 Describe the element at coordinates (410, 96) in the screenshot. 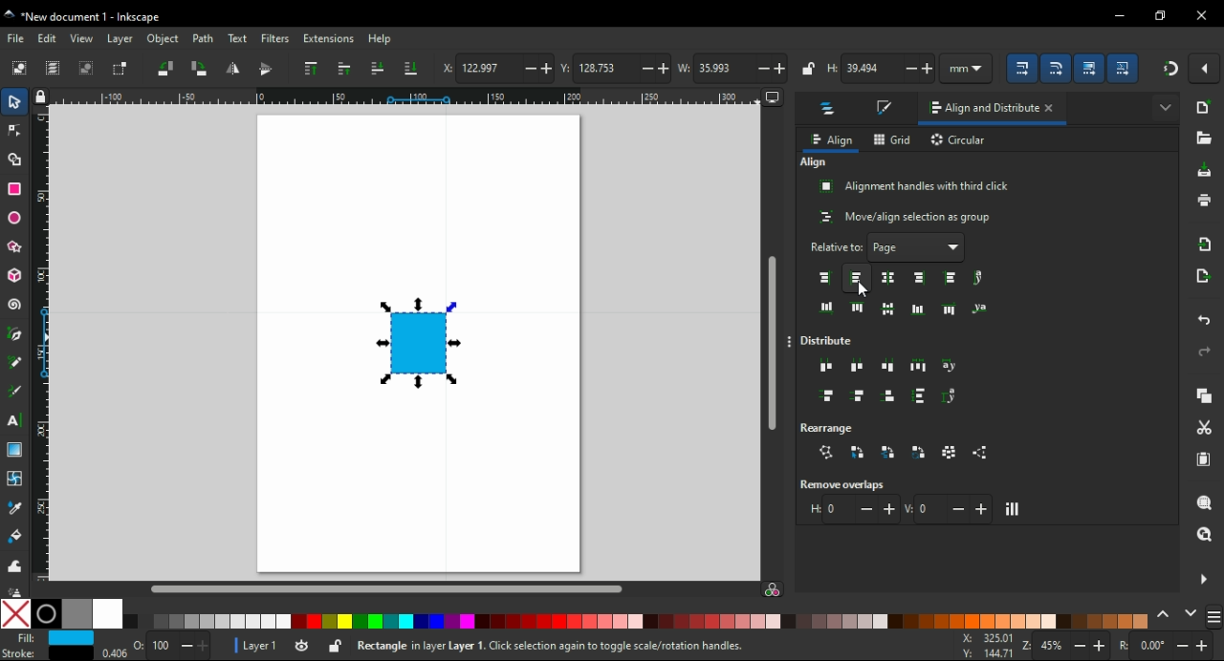

I see `Horizontal ruler` at that location.